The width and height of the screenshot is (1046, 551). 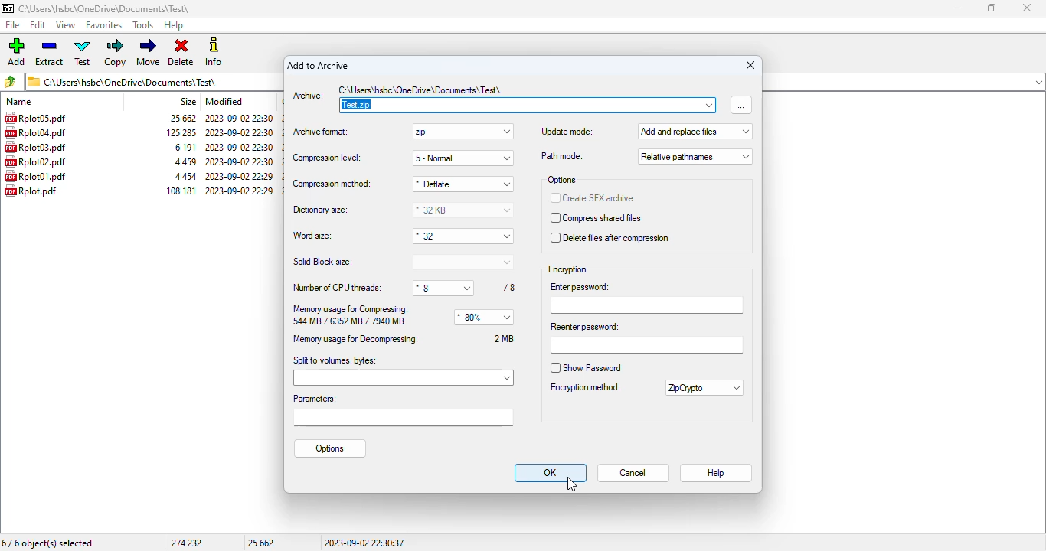 I want to click on zip, so click(x=463, y=132).